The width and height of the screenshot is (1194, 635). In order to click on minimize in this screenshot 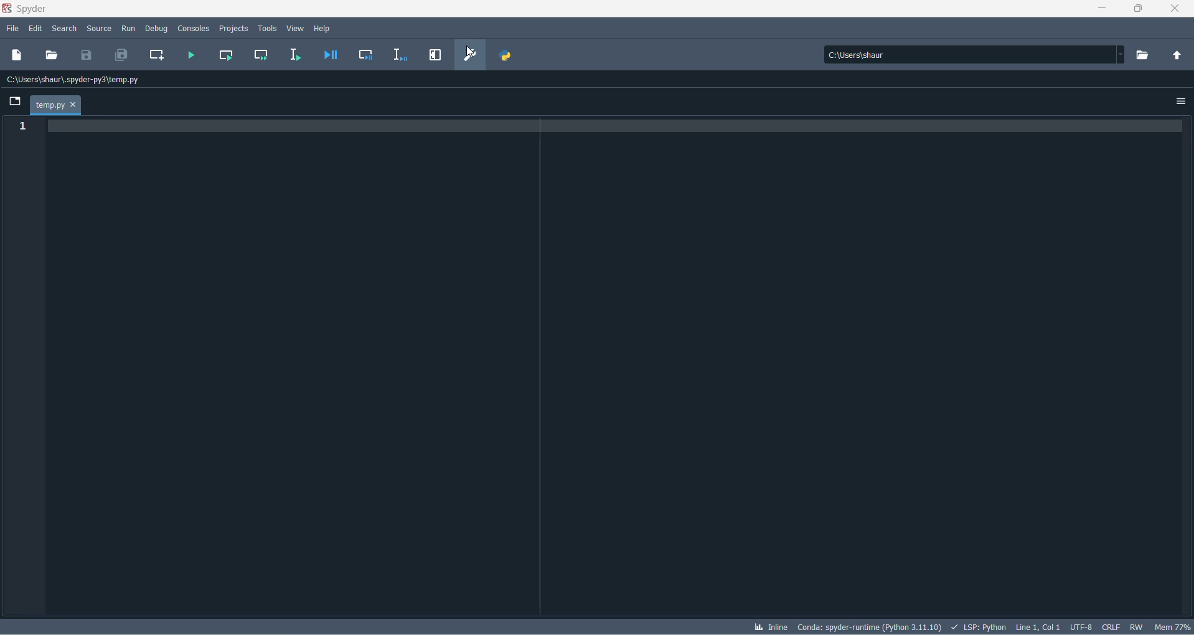, I will do `click(1105, 11)`.